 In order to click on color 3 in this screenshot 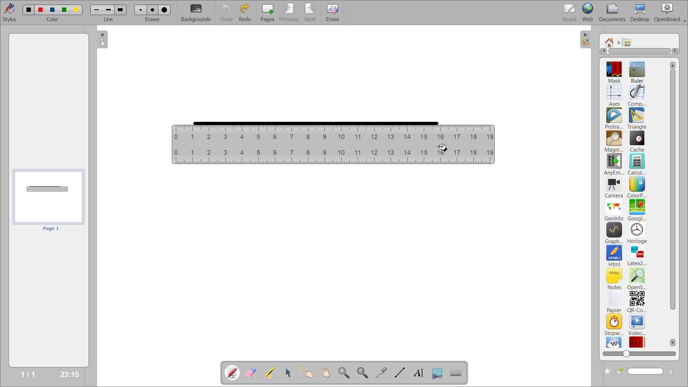, I will do `click(52, 9)`.